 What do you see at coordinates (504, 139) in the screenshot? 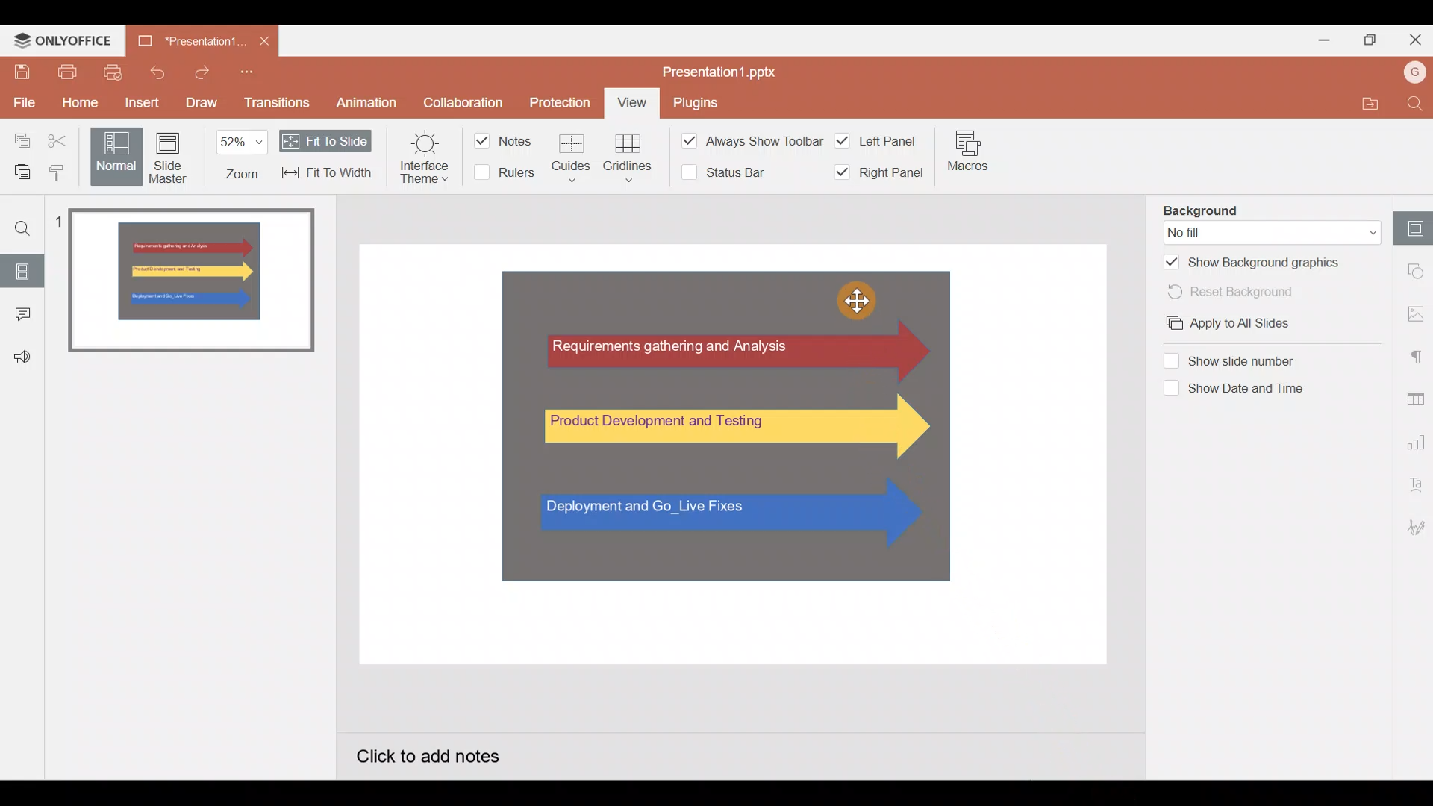
I see `Notes` at bounding box center [504, 139].